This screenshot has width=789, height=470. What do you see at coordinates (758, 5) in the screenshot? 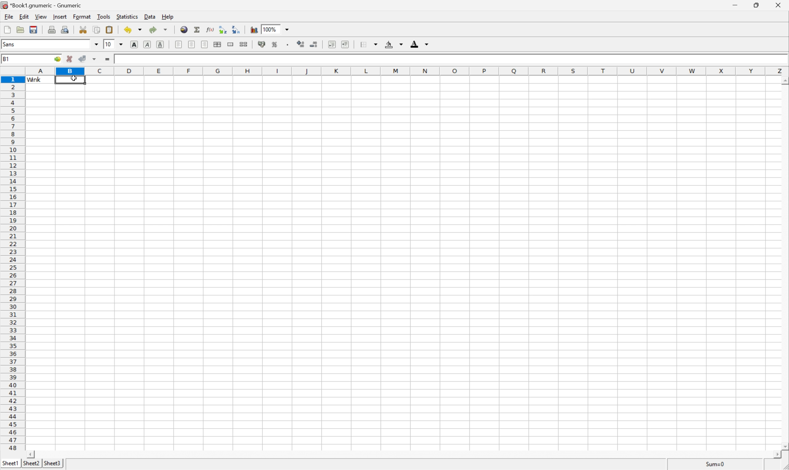
I see `restore down` at bounding box center [758, 5].